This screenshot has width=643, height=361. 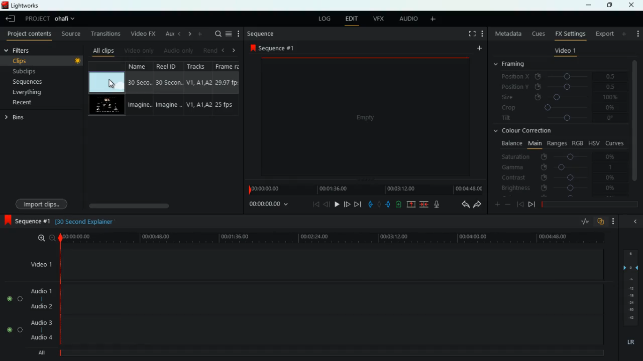 I want to click on more, so click(x=240, y=34).